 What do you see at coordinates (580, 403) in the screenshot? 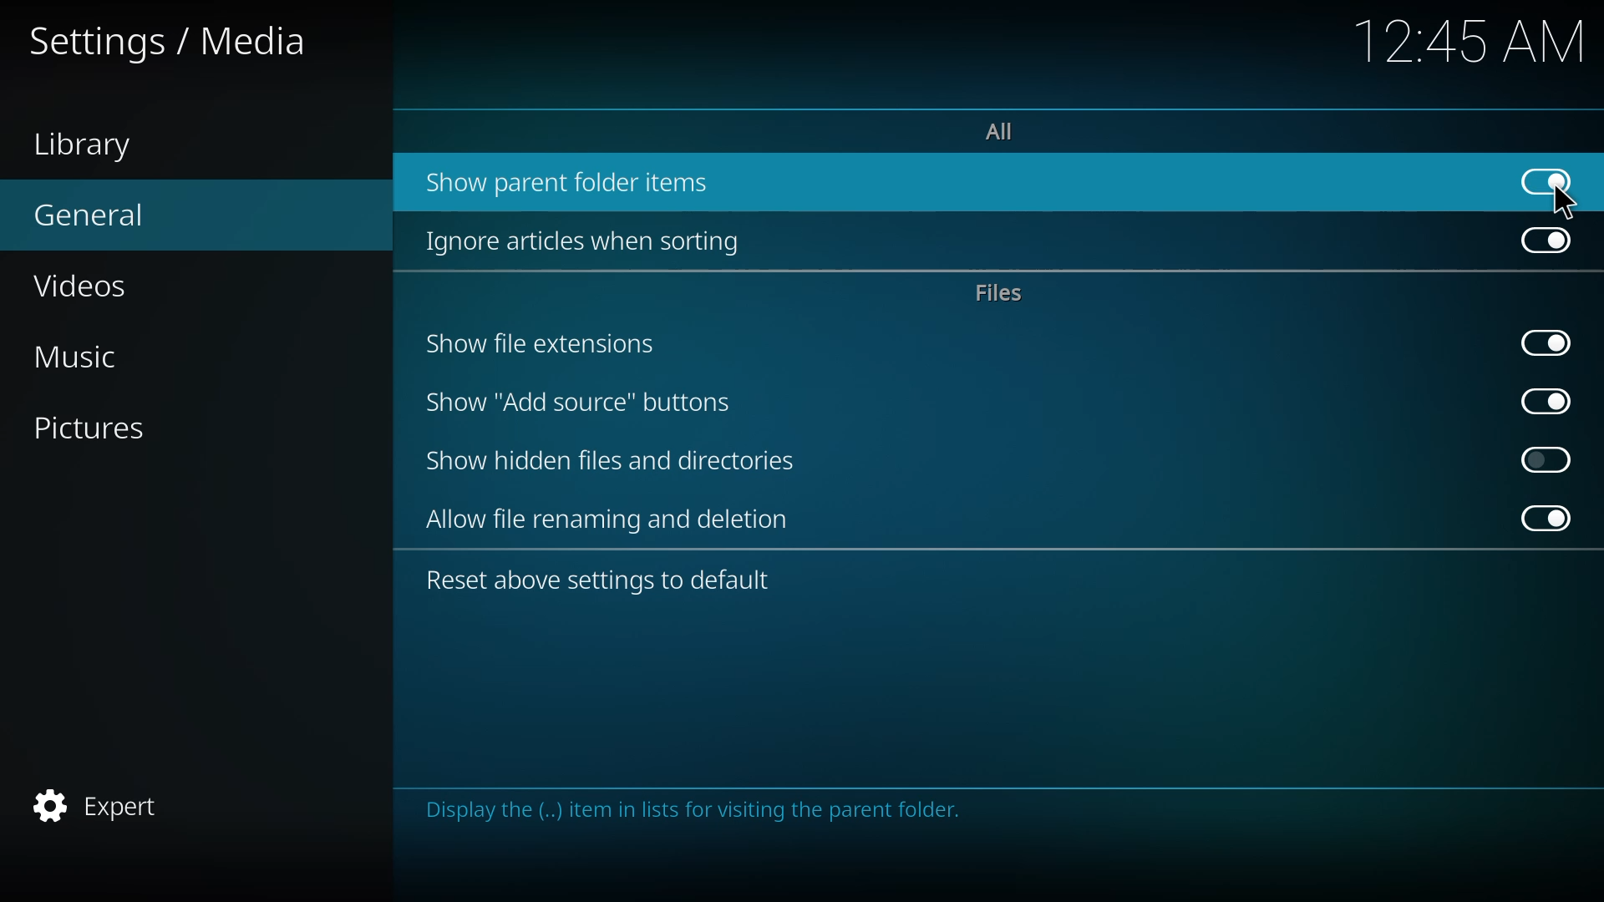
I see `show add source button` at bounding box center [580, 403].